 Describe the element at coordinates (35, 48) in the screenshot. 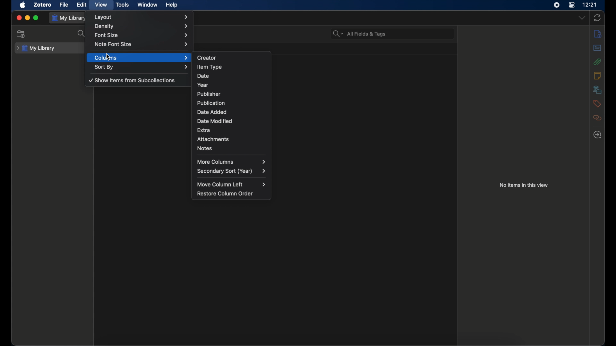

I see `my library` at that location.